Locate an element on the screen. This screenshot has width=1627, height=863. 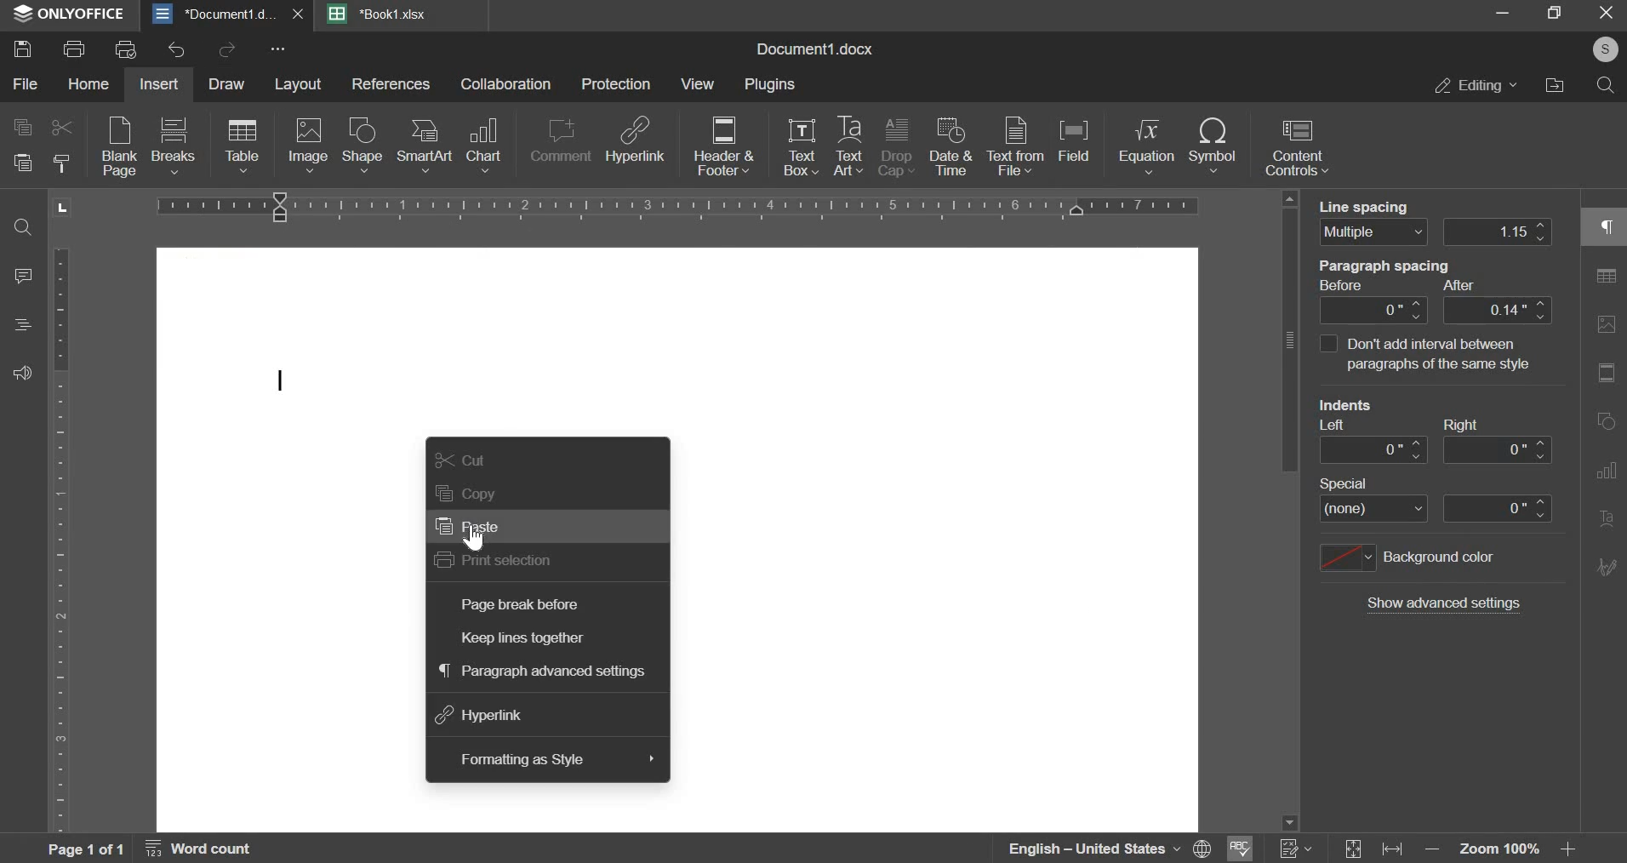
document is located at coordinates (229, 13).